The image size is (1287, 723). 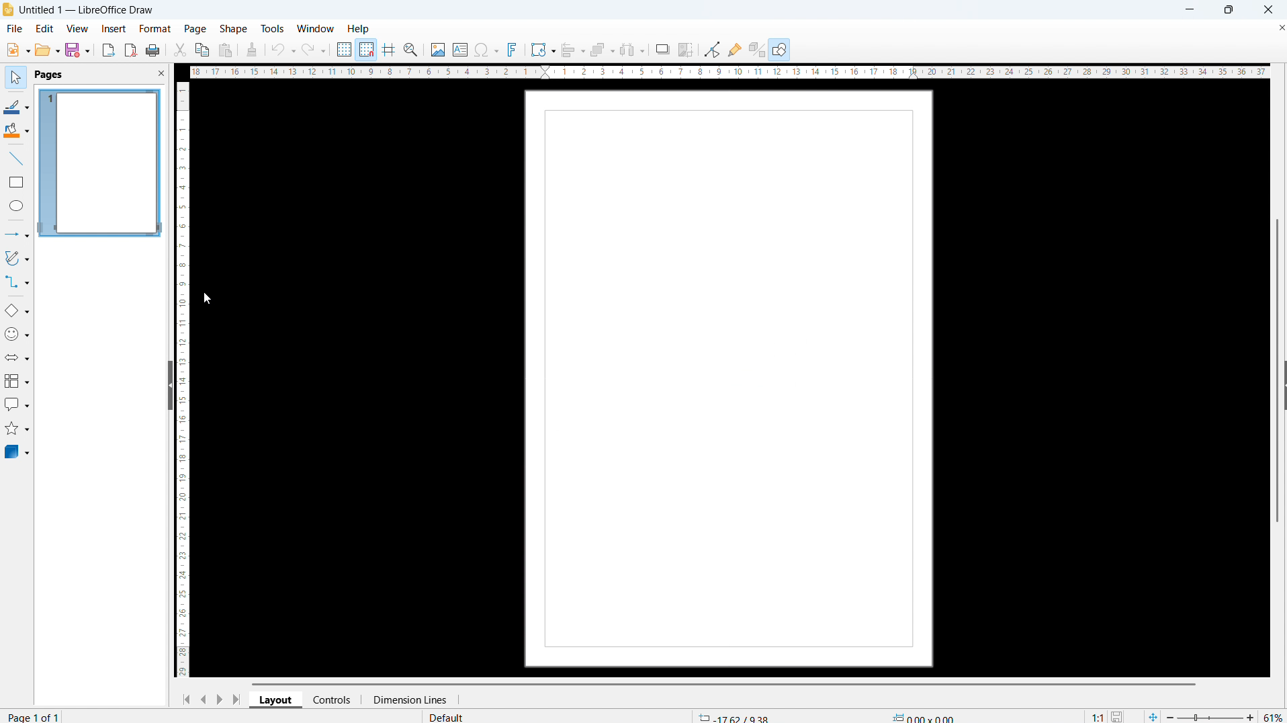 What do you see at coordinates (17, 430) in the screenshot?
I see `stars and banners` at bounding box center [17, 430].